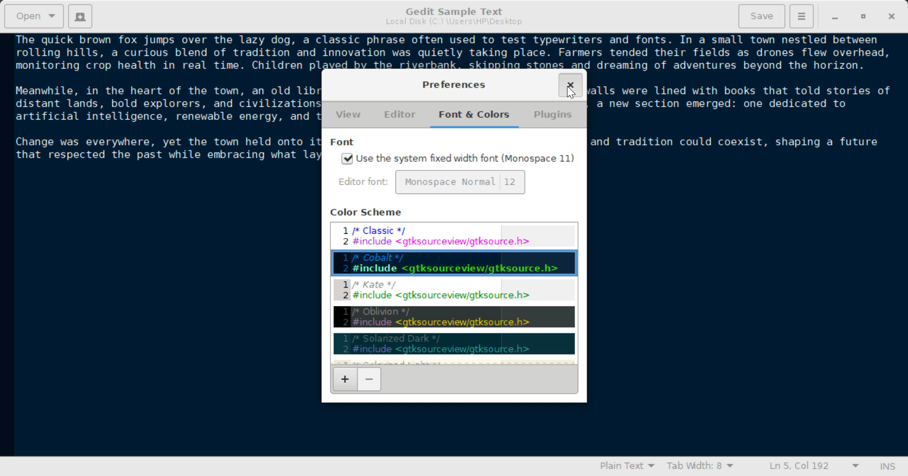 The image size is (908, 476). What do you see at coordinates (369, 380) in the screenshot?
I see `Remove Scheme` at bounding box center [369, 380].